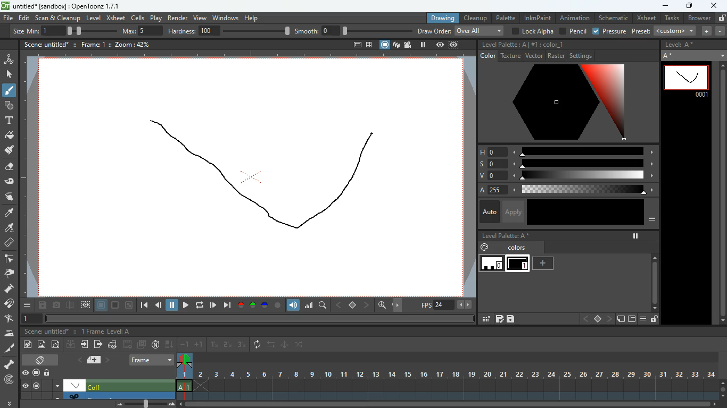  What do you see at coordinates (48, 373) in the screenshot?
I see `unlock` at bounding box center [48, 373].